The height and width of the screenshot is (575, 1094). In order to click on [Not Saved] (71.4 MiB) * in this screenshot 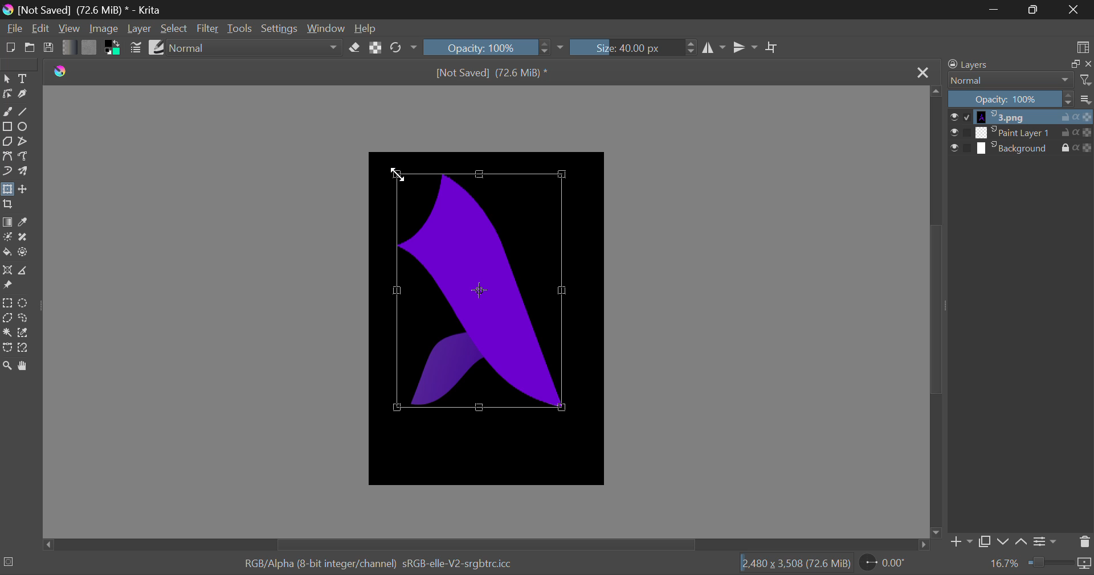, I will do `click(494, 74)`.